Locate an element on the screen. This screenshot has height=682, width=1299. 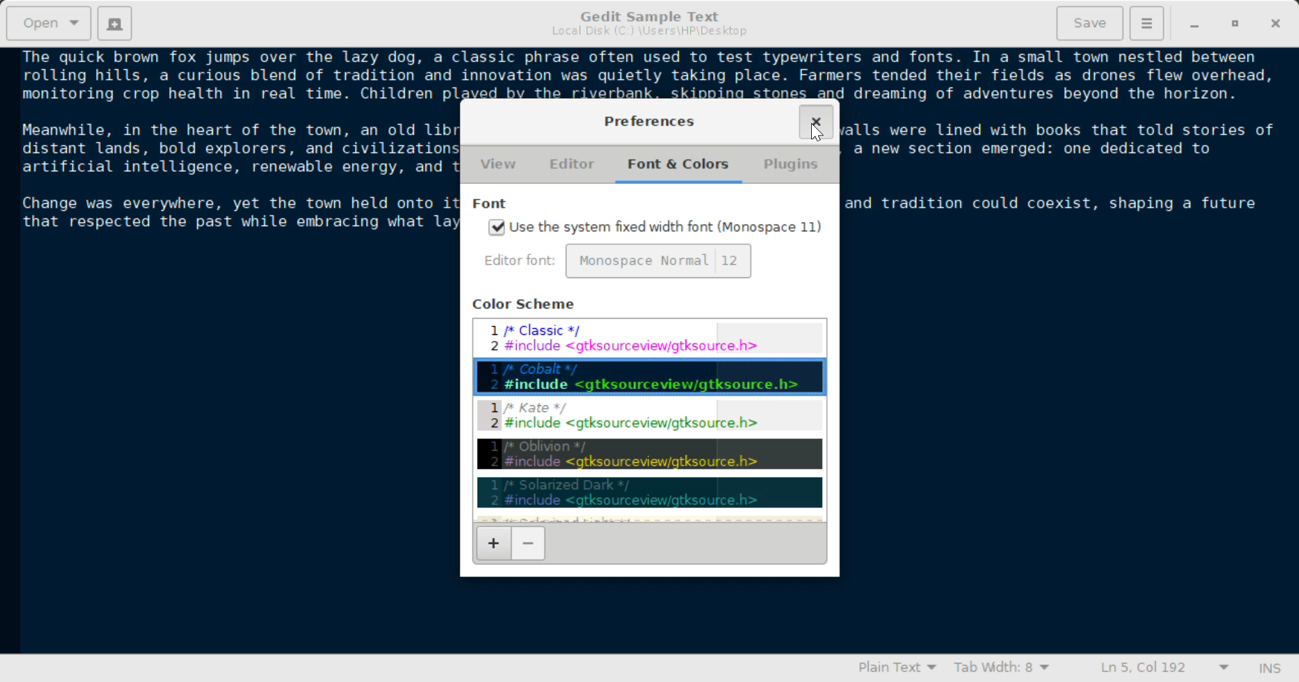
Close Tab is located at coordinates (817, 122).